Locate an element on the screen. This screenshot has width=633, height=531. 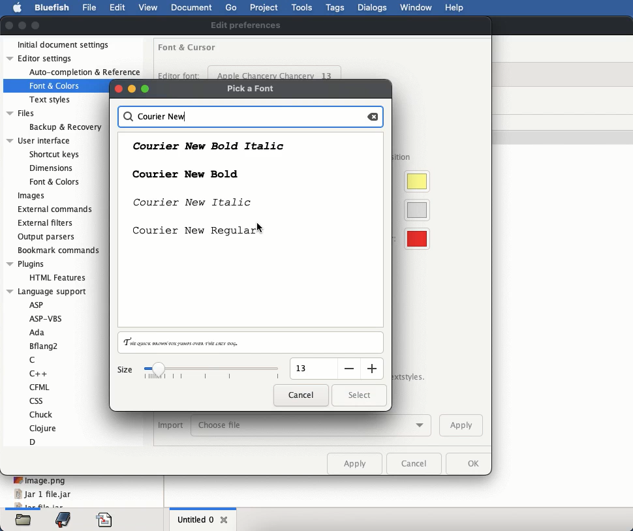
document is located at coordinates (193, 9).